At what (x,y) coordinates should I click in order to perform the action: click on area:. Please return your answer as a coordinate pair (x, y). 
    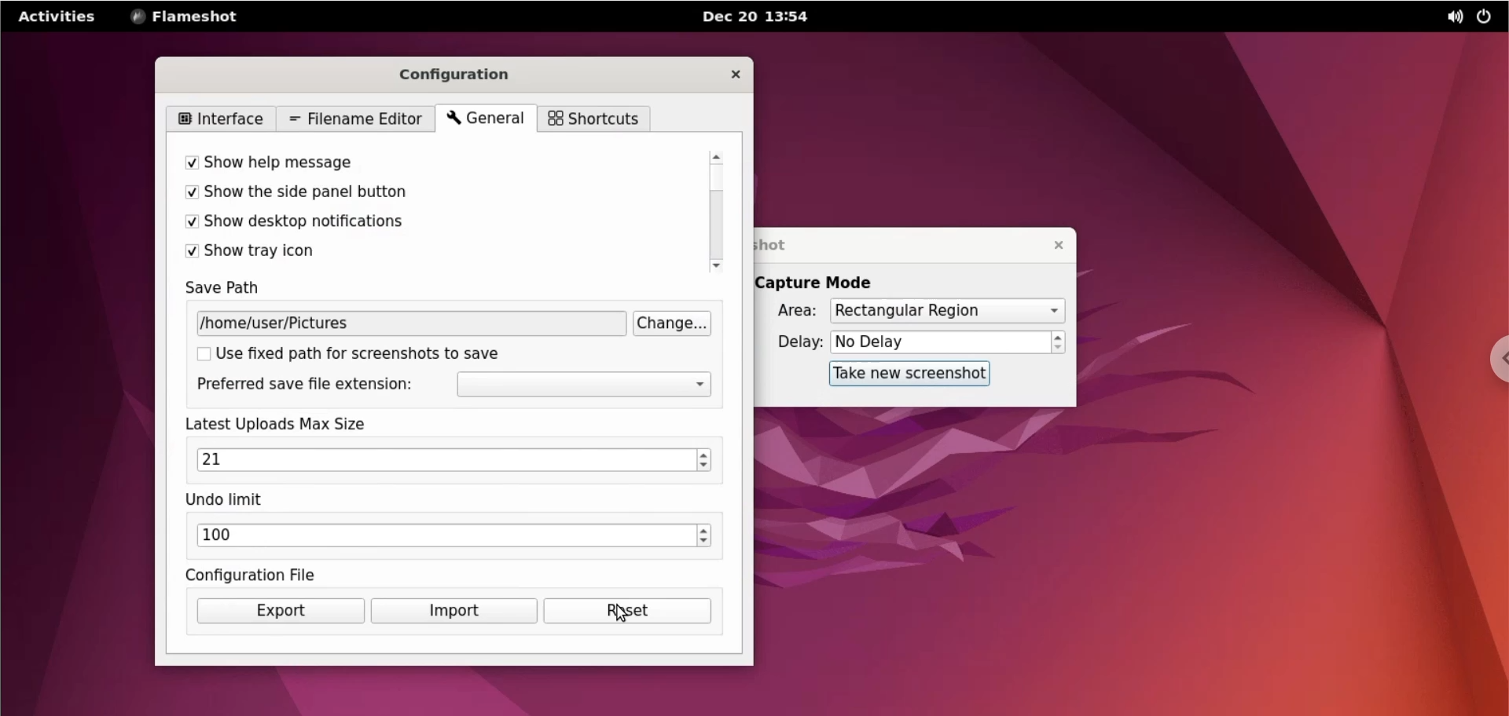
    Looking at the image, I should click on (791, 309).